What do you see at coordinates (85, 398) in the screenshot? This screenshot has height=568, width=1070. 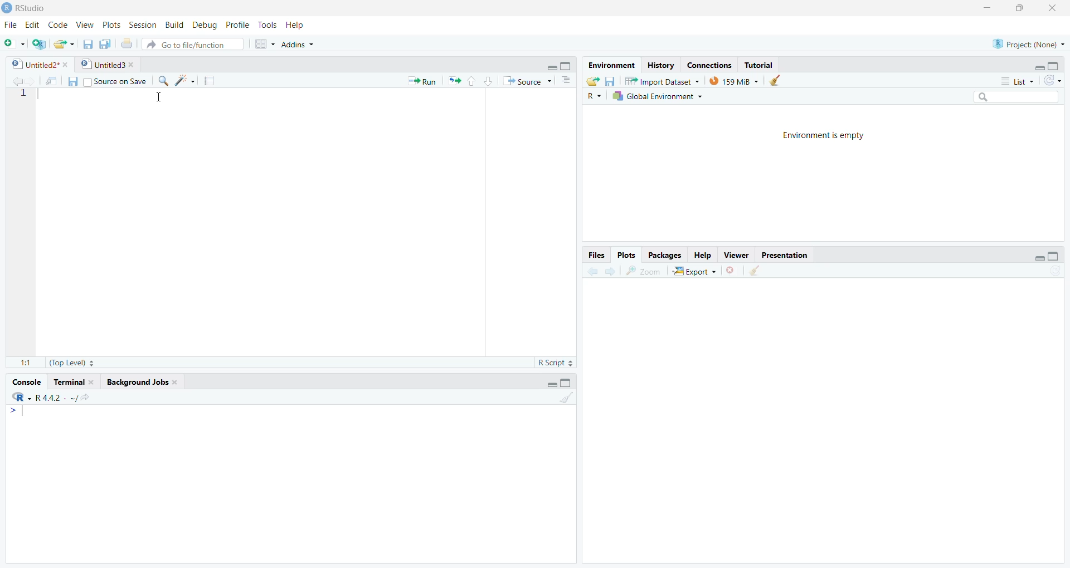 I see `Show directory` at bounding box center [85, 398].